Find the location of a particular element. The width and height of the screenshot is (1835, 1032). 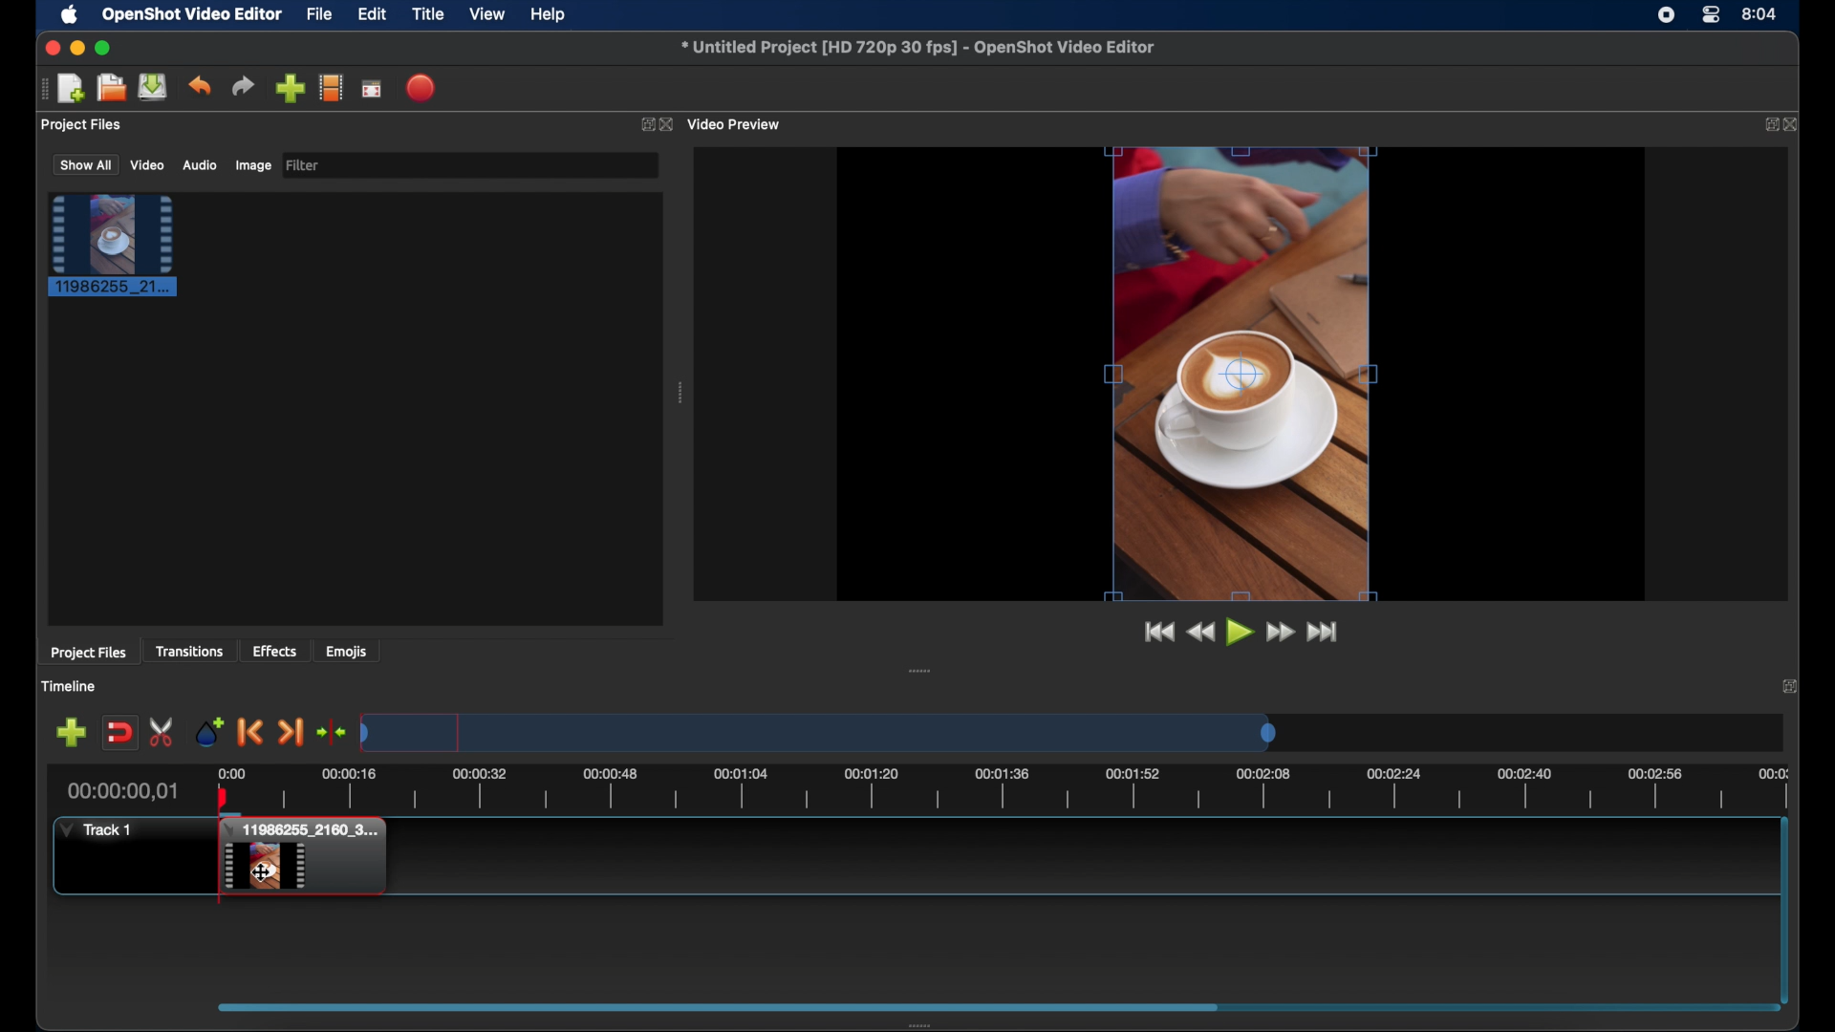

project files is located at coordinates (89, 654).